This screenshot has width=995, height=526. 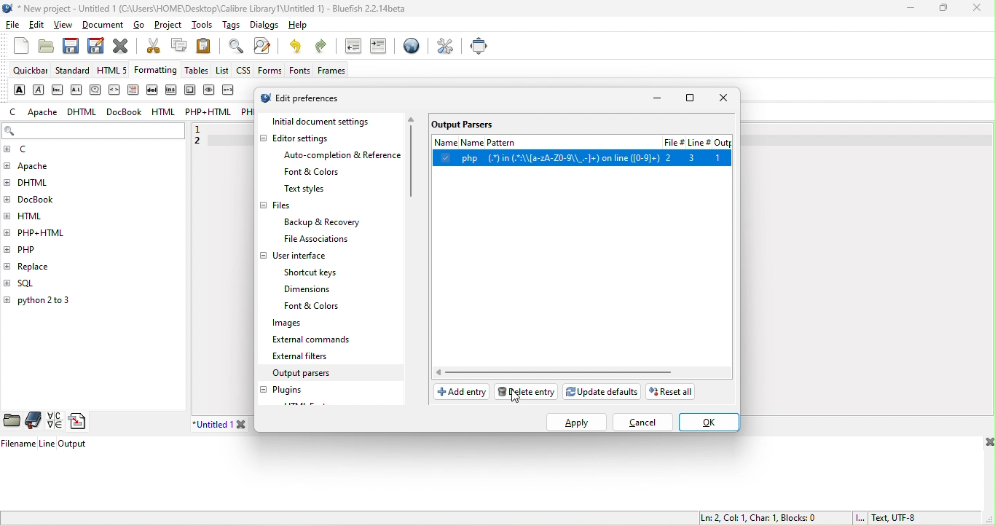 I want to click on File, so click(x=672, y=141).